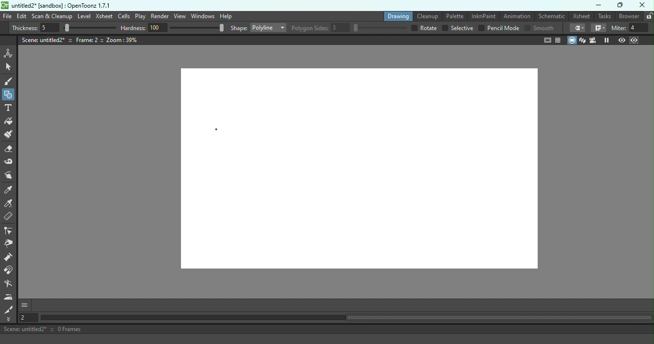  Describe the element at coordinates (10, 231) in the screenshot. I see `Control point editor tool` at that location.